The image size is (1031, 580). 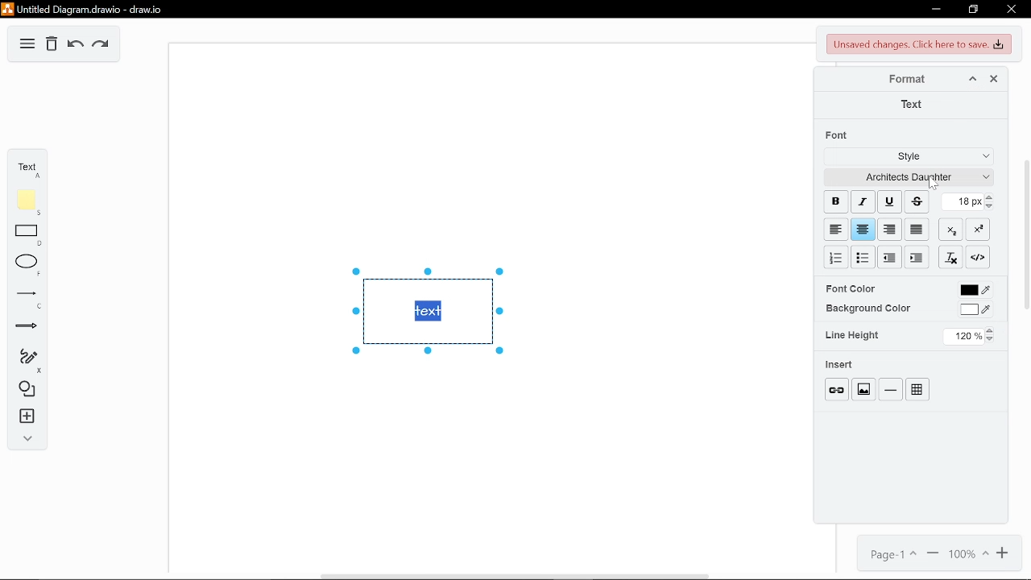 I want to click on text, so click(x=26, y=167).